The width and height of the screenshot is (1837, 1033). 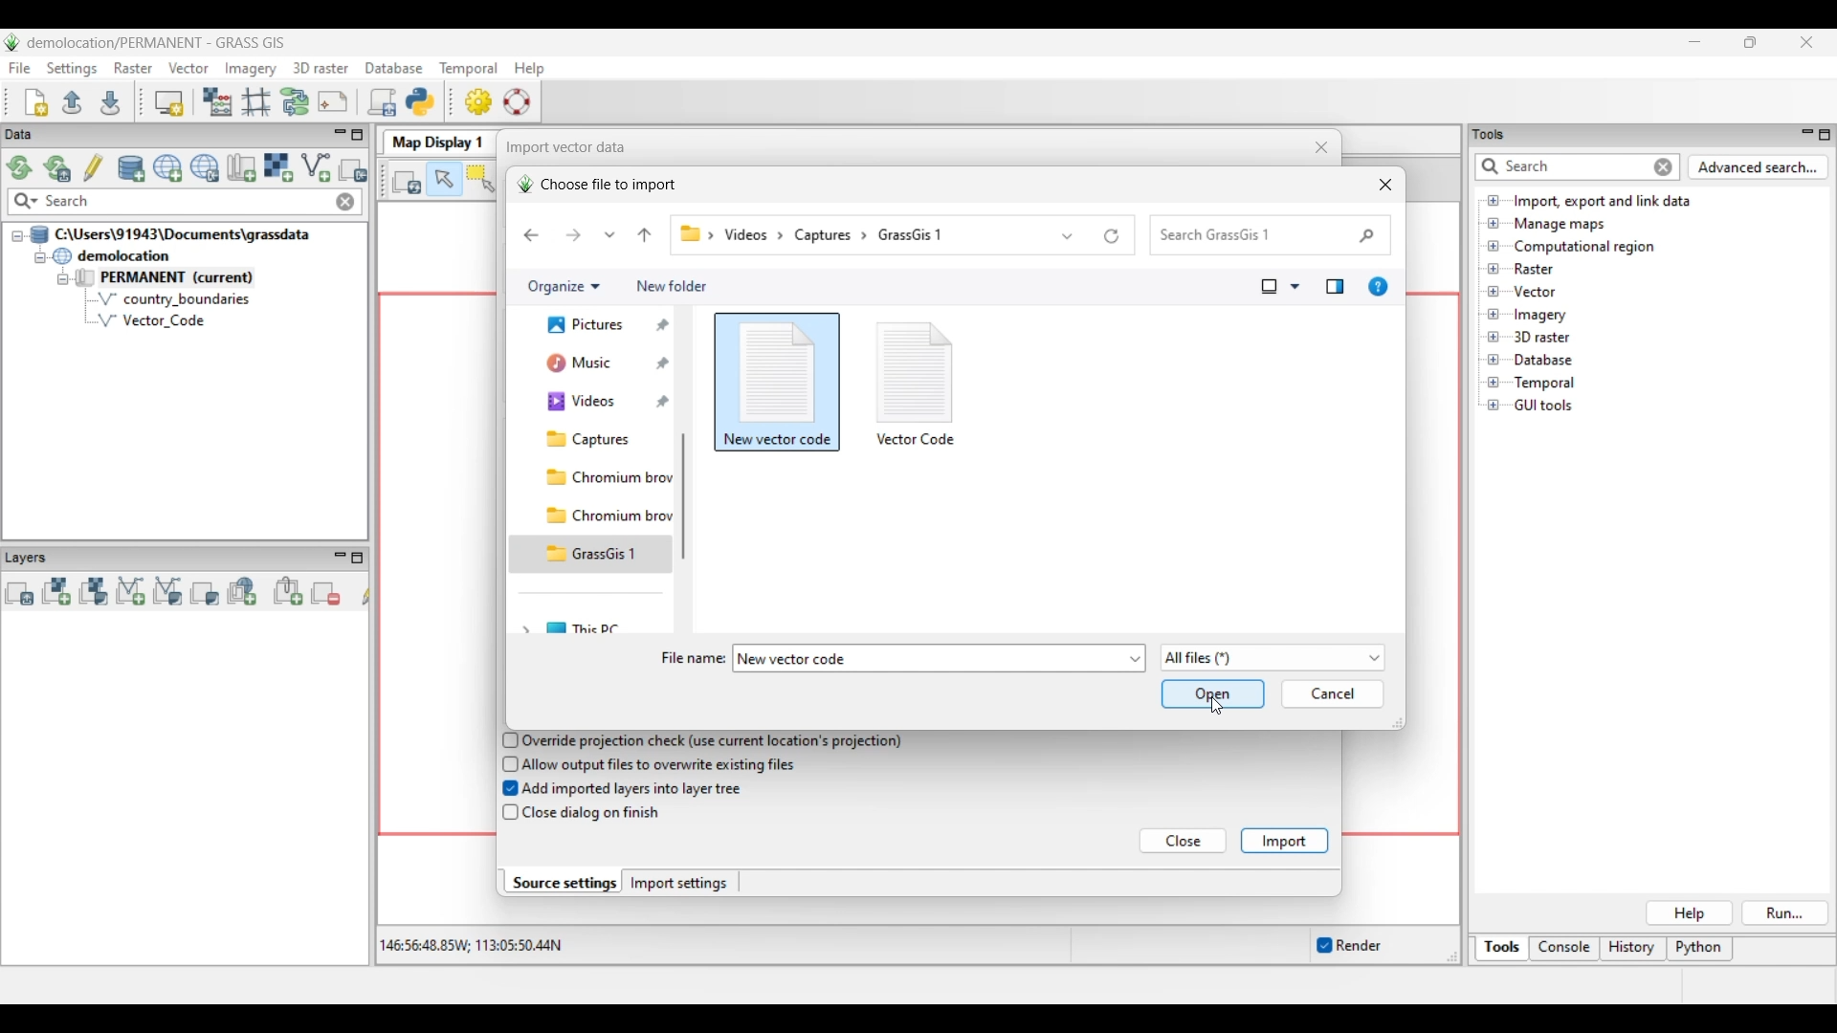 I want to click on Georectifier, so click(x=256, y=102).